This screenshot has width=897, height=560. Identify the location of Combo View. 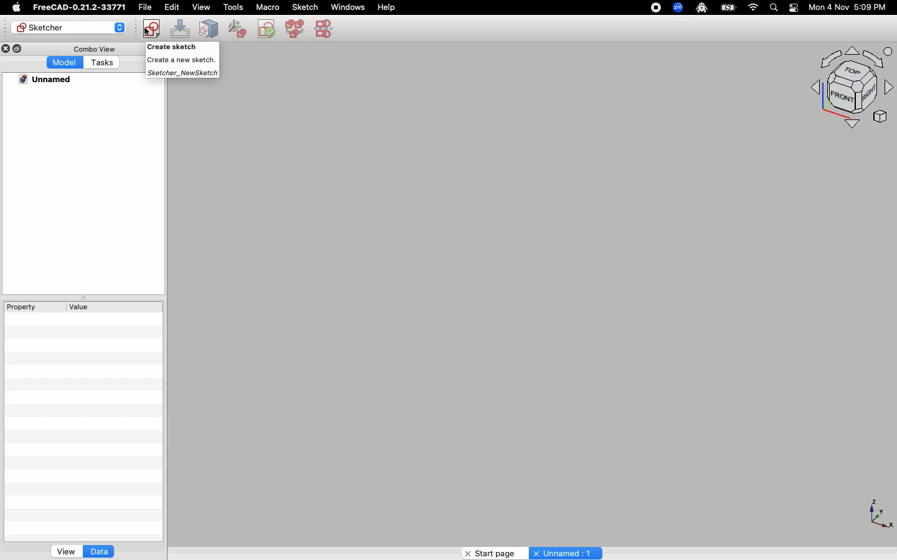
(97, 49).